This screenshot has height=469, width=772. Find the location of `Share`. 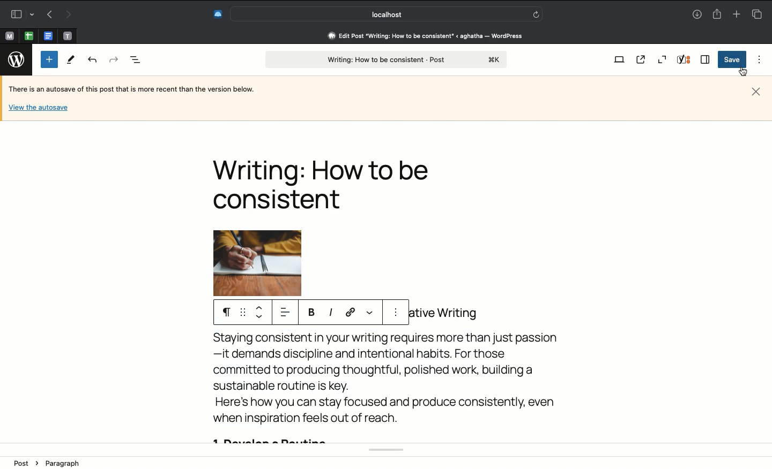

Share is located at coordinates (718, 14).